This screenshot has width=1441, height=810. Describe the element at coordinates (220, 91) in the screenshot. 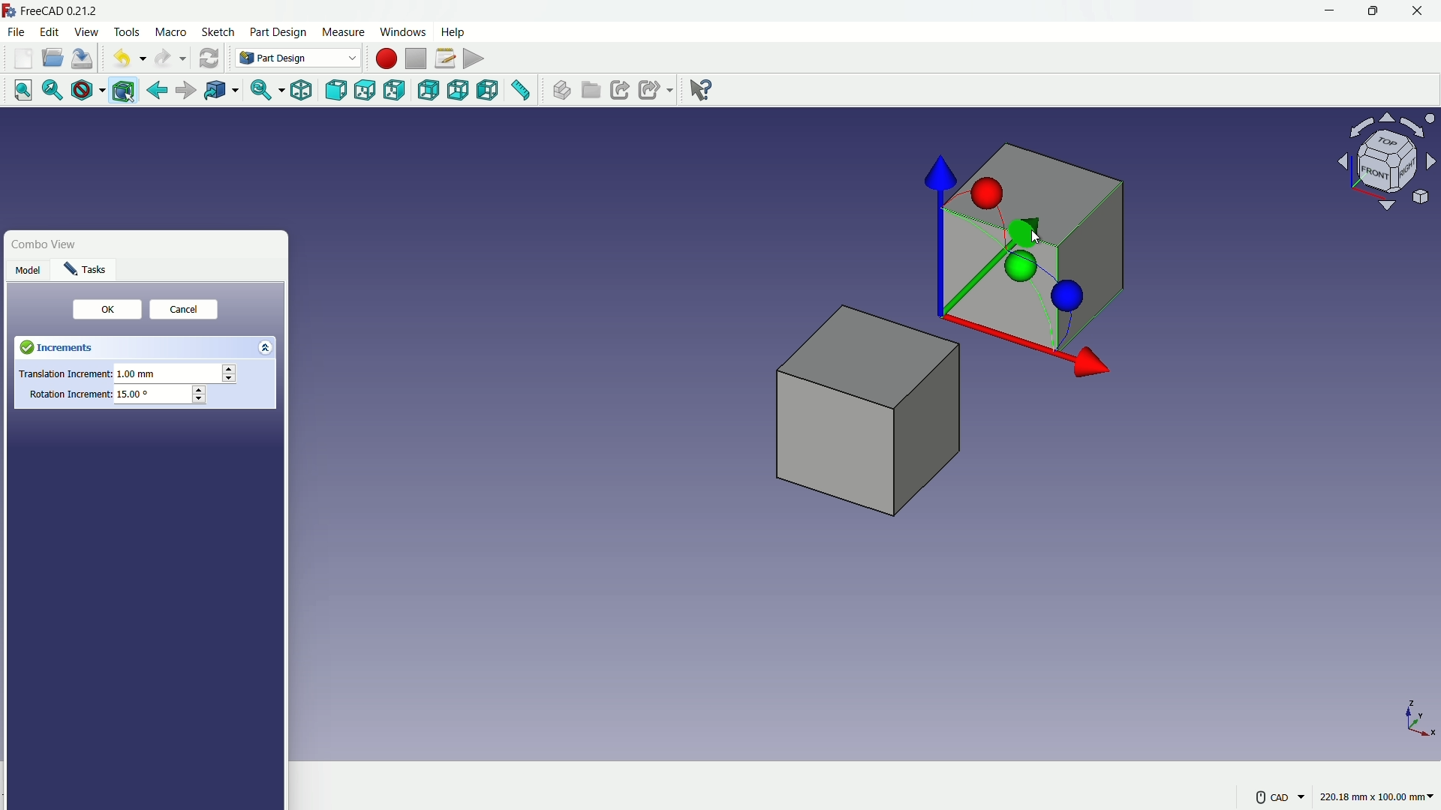

I see `go to linked object` at that location.